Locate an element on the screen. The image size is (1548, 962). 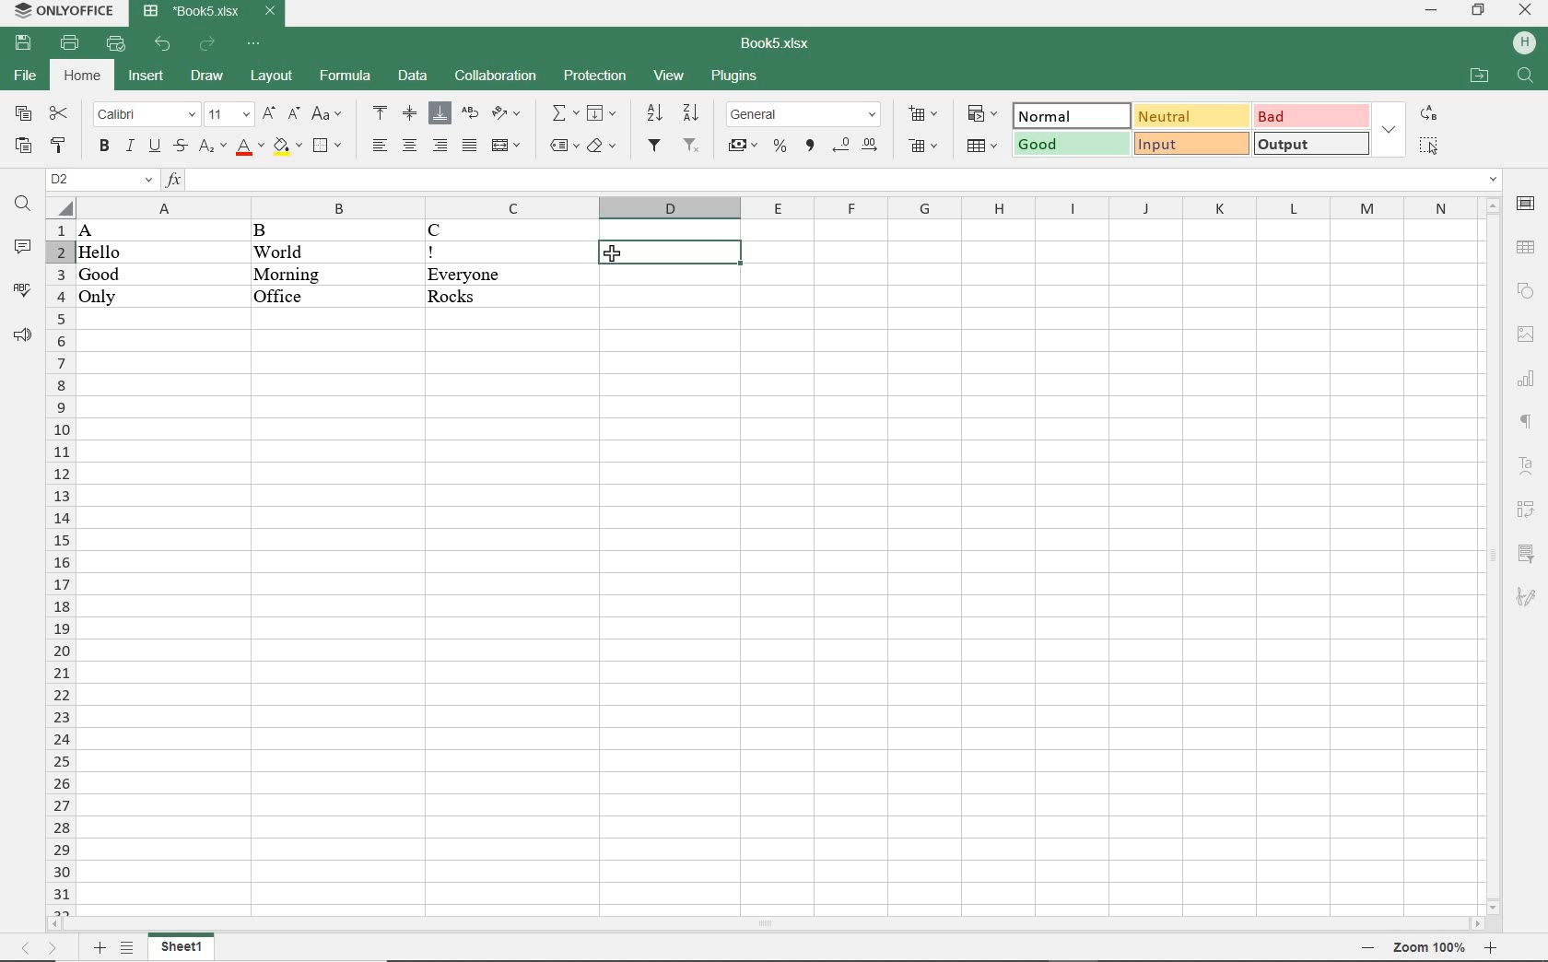
align bottom is located at coordinates (441, 113).